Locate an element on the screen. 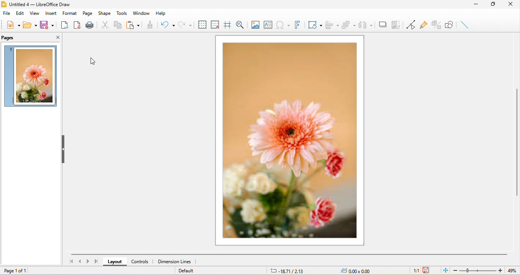 This screenshot has height=275, width=520. next page is located at coordinates (87, 262).